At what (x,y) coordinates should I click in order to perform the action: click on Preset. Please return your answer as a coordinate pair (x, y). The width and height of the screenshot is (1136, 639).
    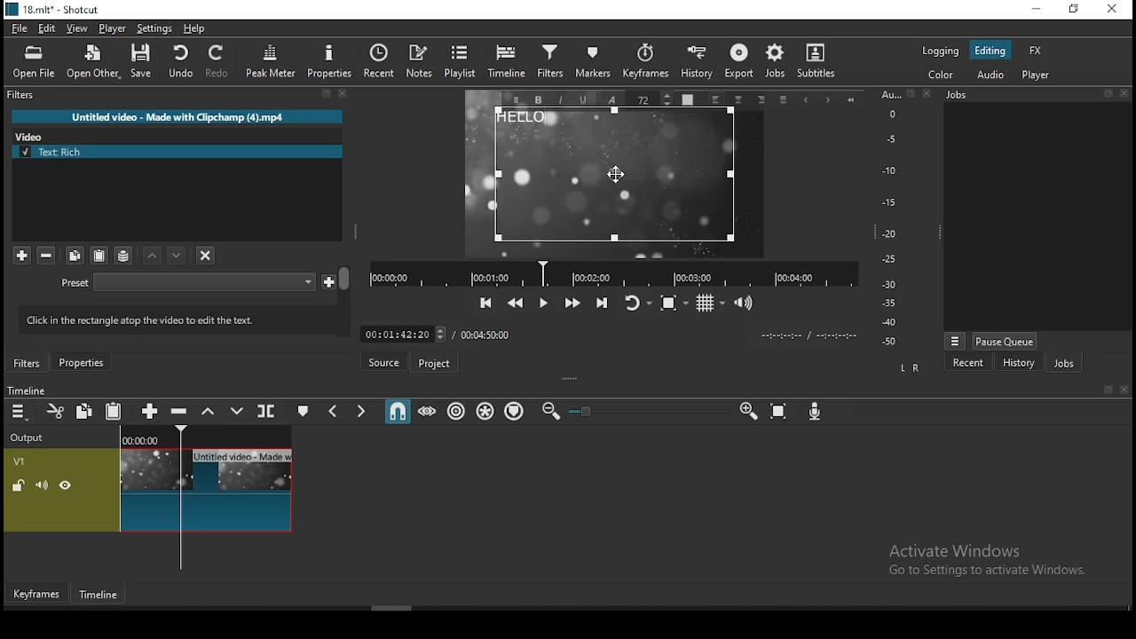
    Looking at the image, I should click on (75, 284).